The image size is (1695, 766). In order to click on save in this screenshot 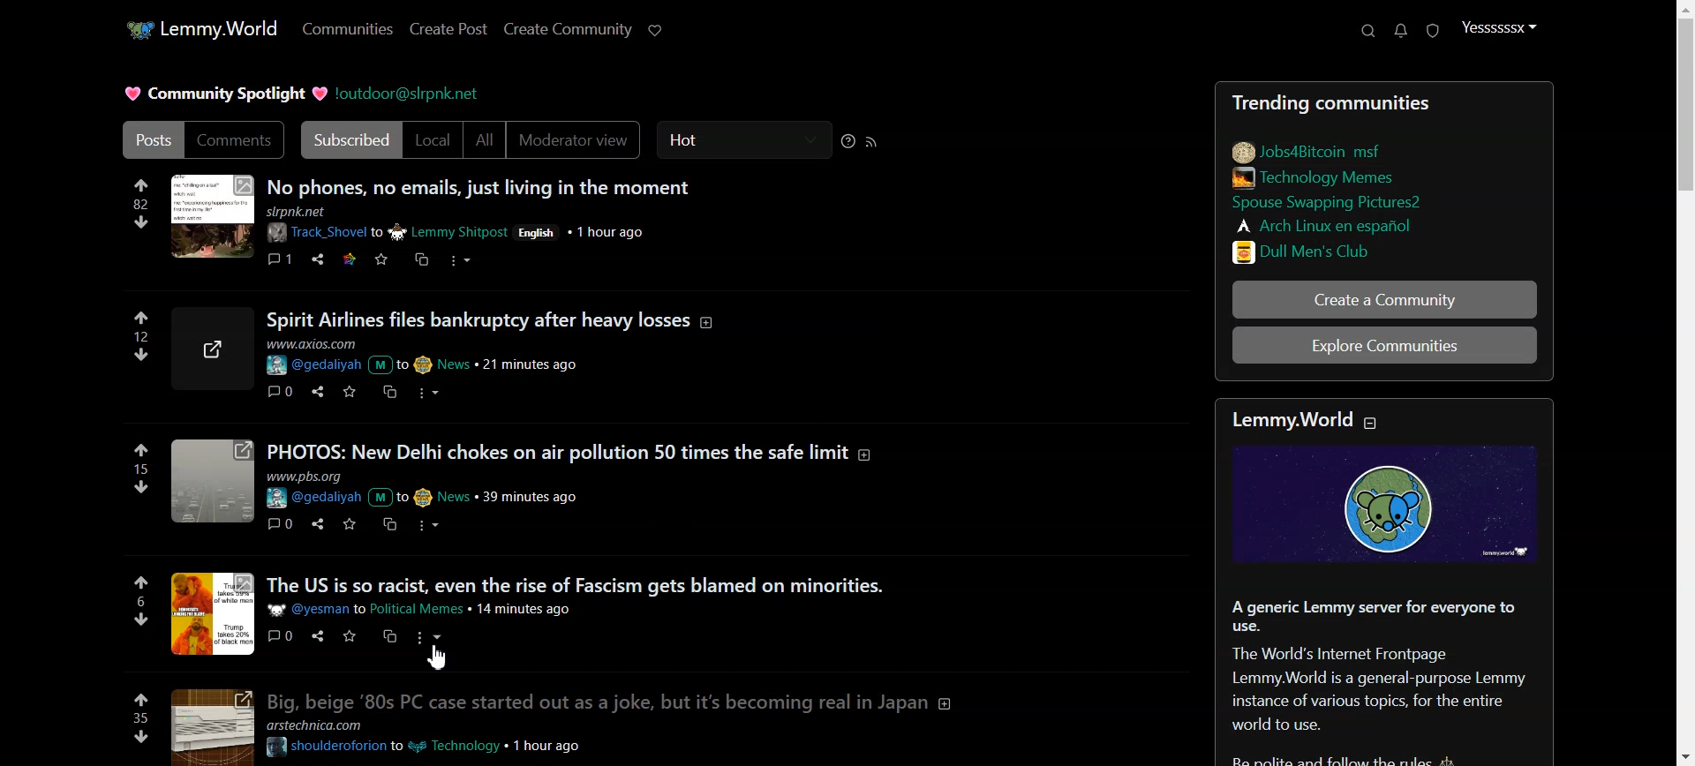, I will do `click(347, 391)`.